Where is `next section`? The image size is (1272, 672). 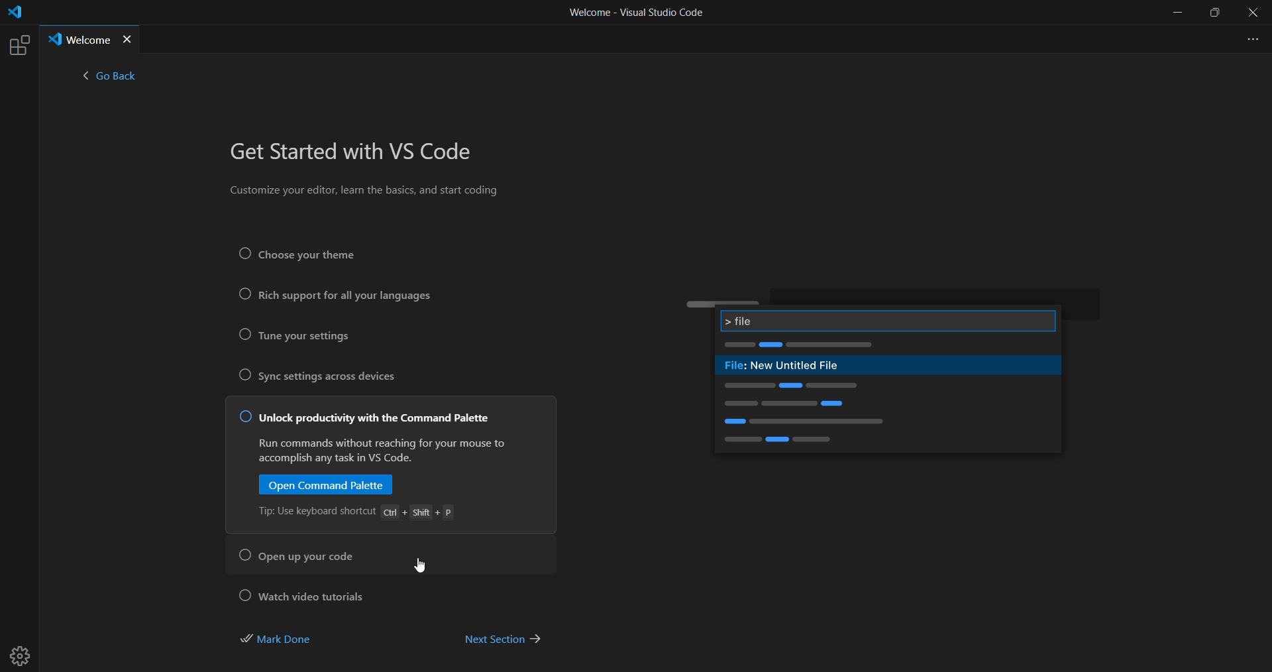
next section is located at coordinates (502, 638).